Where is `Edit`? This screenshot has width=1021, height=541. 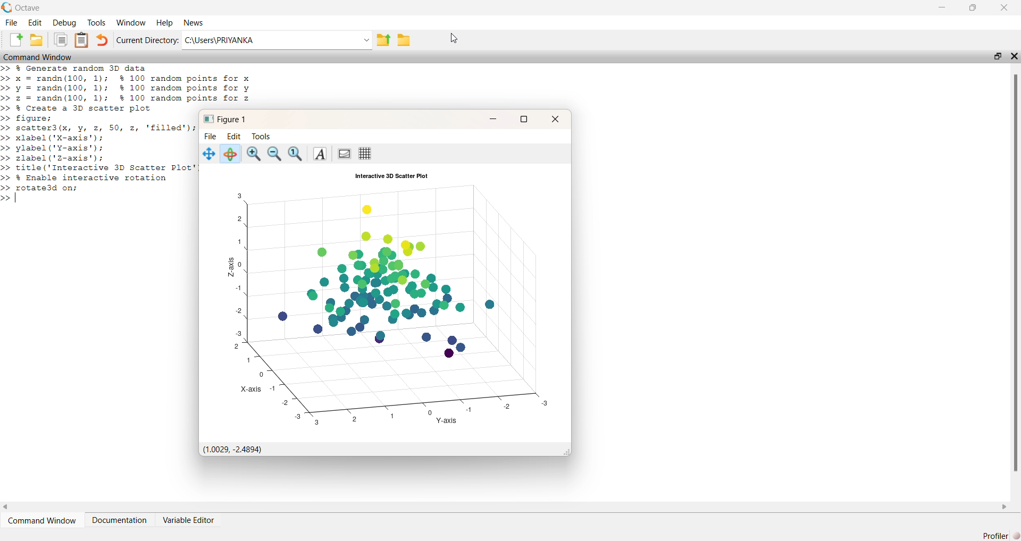
Edit is located at coordinates (234, 137).